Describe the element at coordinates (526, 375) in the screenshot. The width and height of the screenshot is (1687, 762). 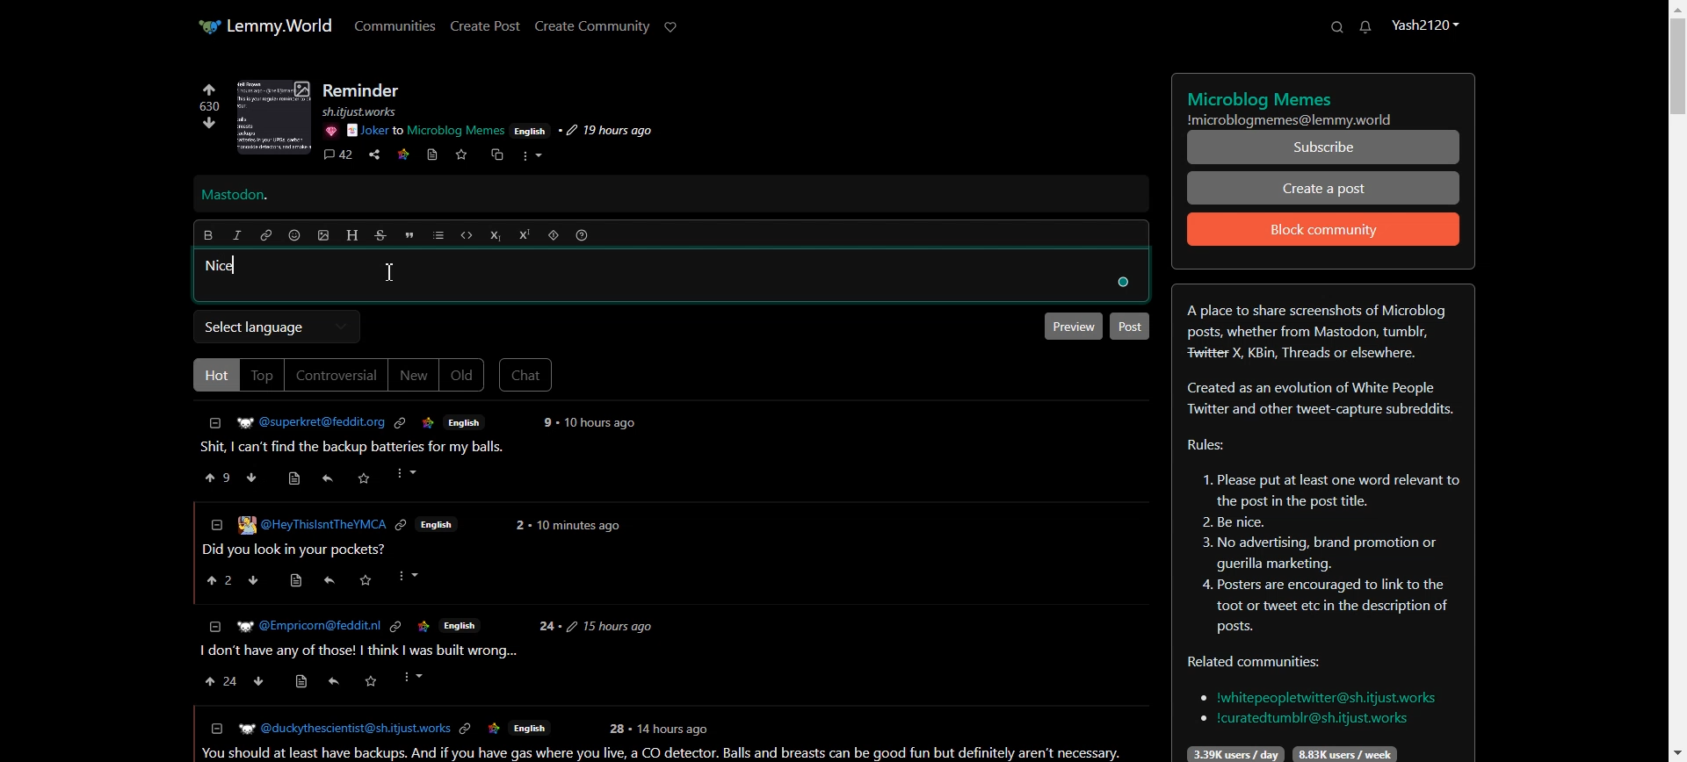
I see `Chat` at that location.